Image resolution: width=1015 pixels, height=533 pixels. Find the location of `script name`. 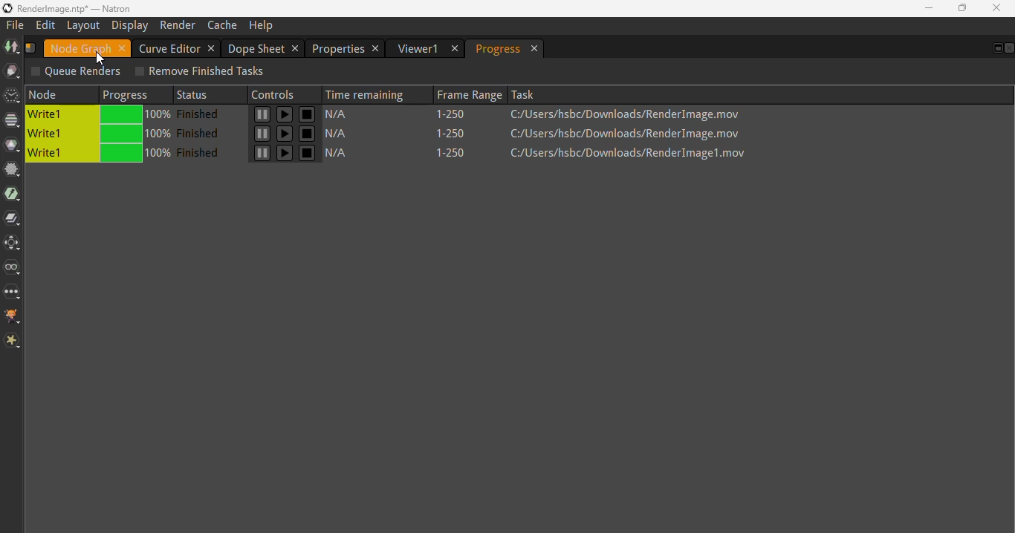

script name is located at coordinates (30, 47).